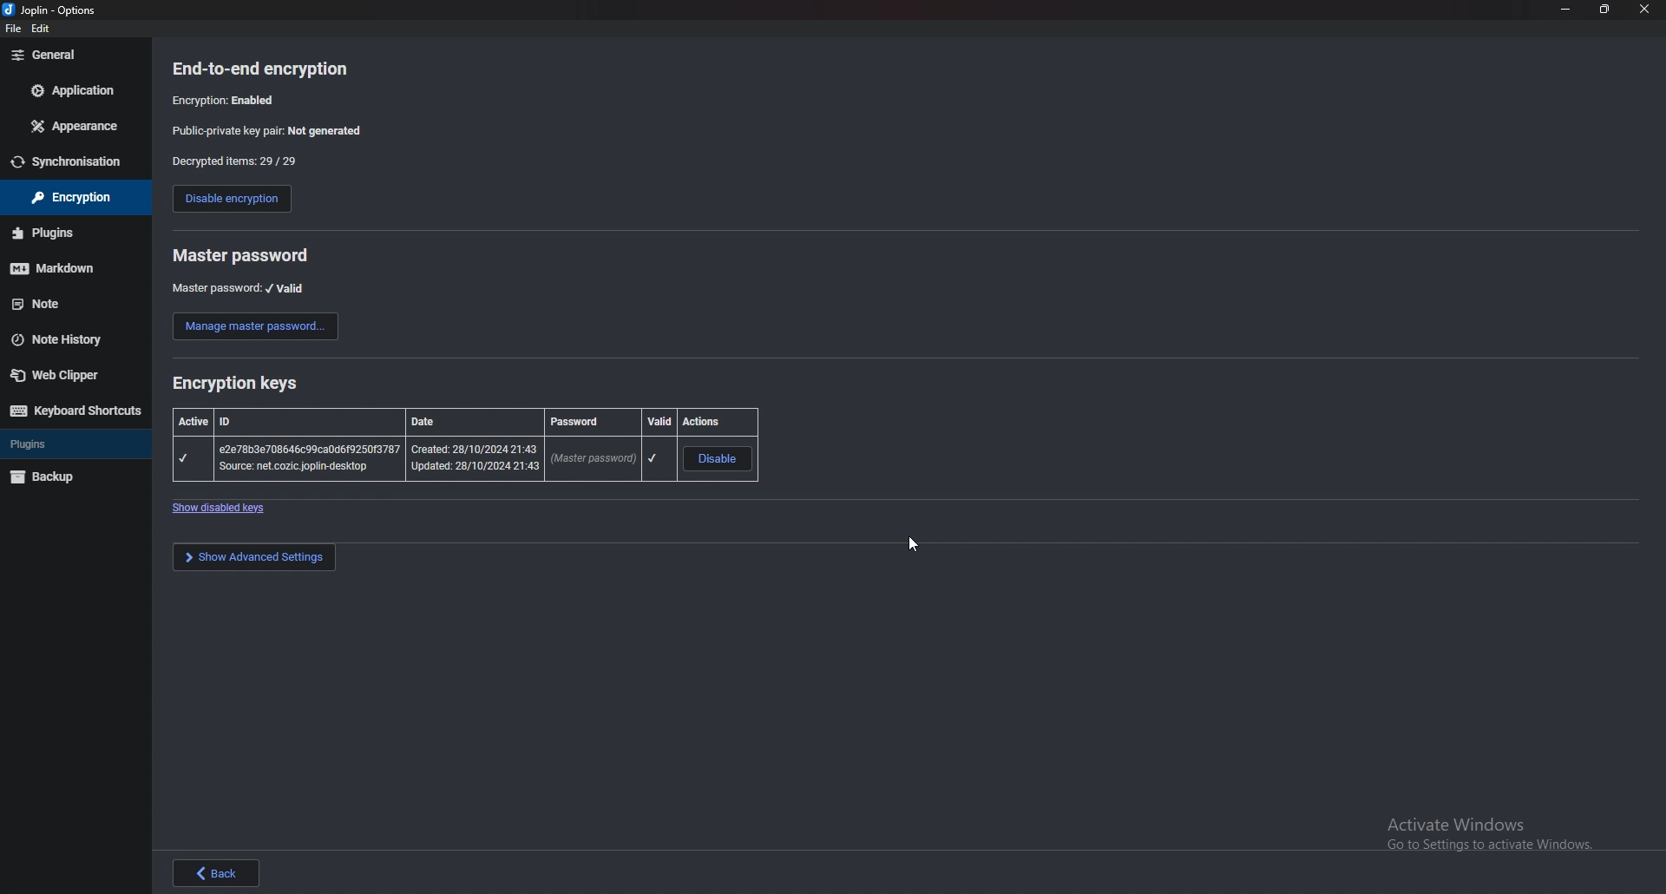  I want to click on , so click(68, 197).